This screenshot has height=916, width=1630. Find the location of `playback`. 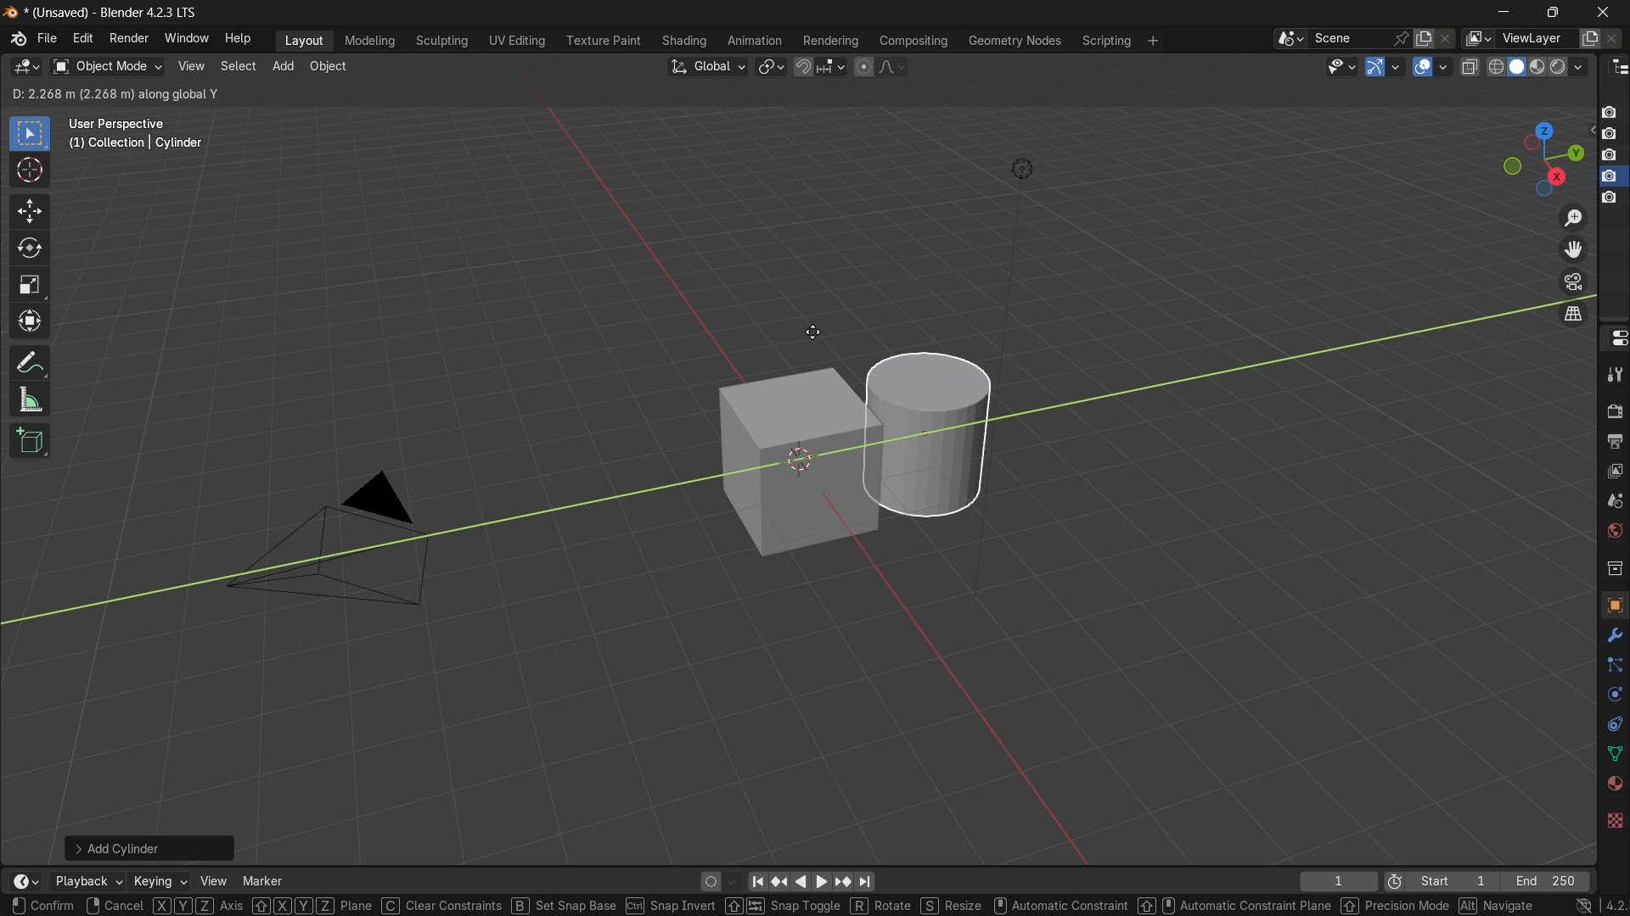

playback is located at coordinates (87, 883).